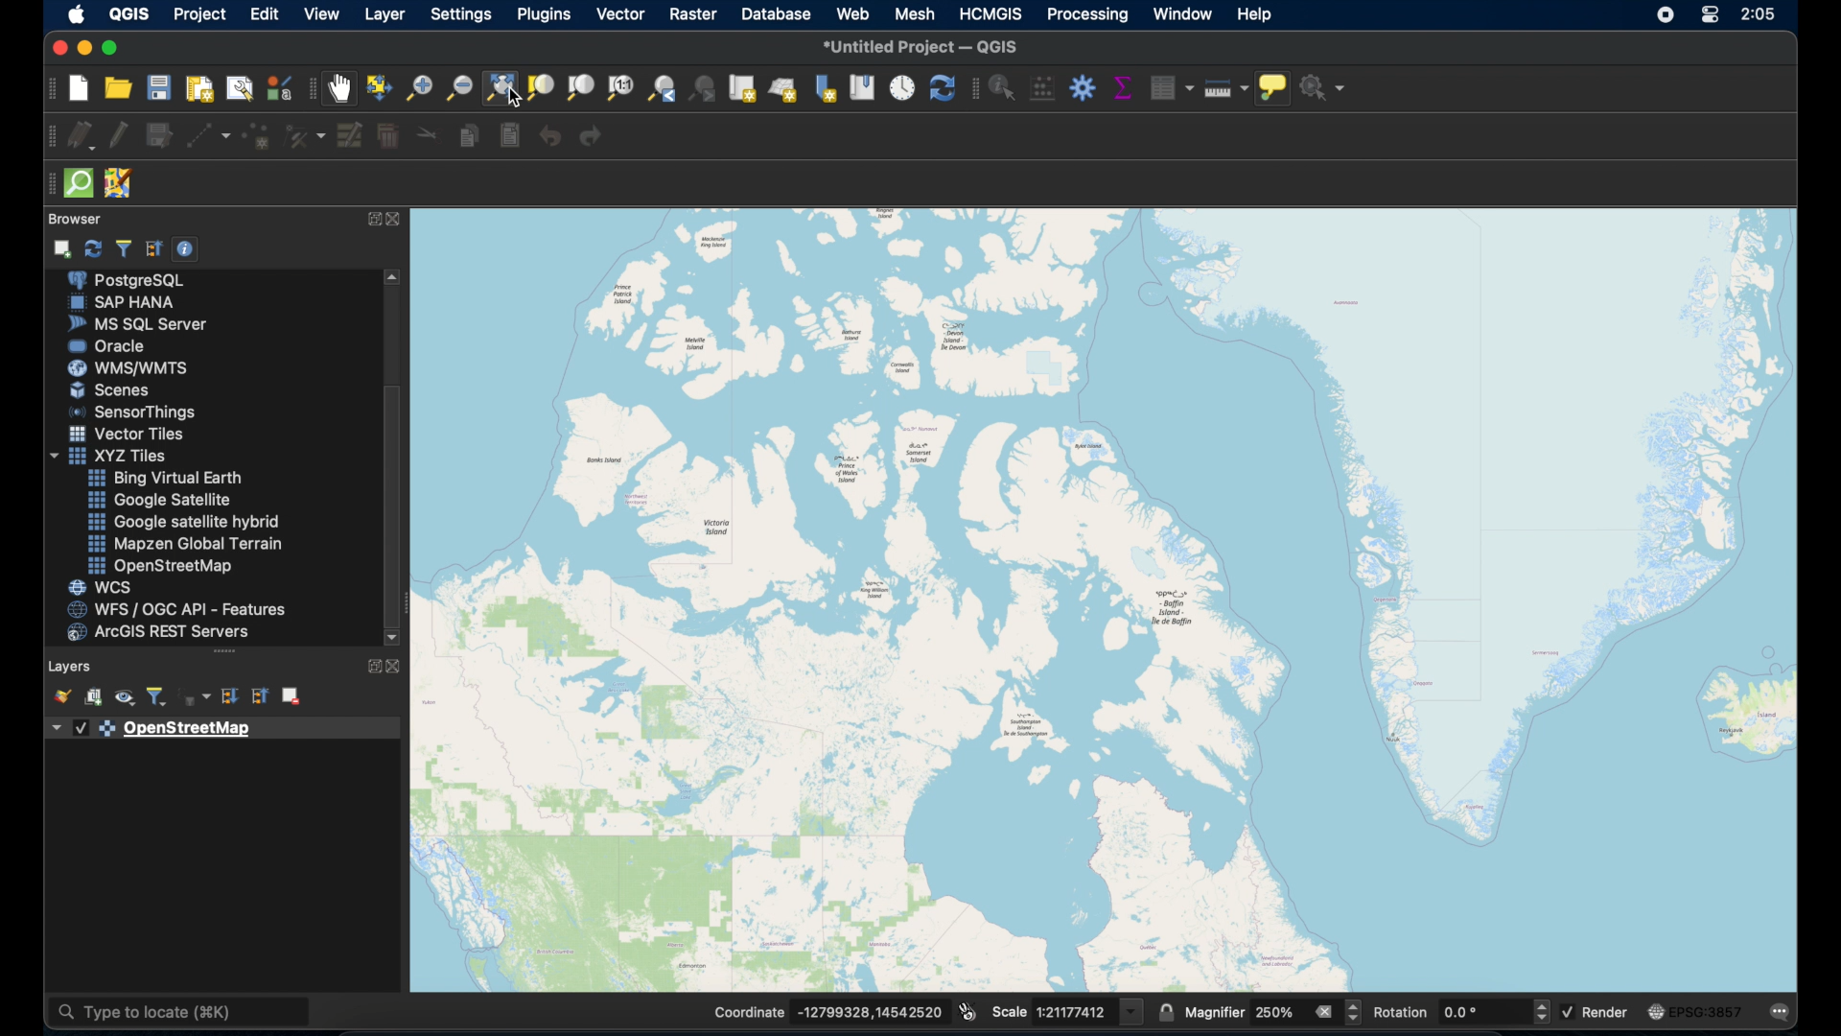 This screenshot has width=1841, height=1036. What do you see at coordinates (619, 87) in the screenshot?
I see `` at bounding box center [619, 87].